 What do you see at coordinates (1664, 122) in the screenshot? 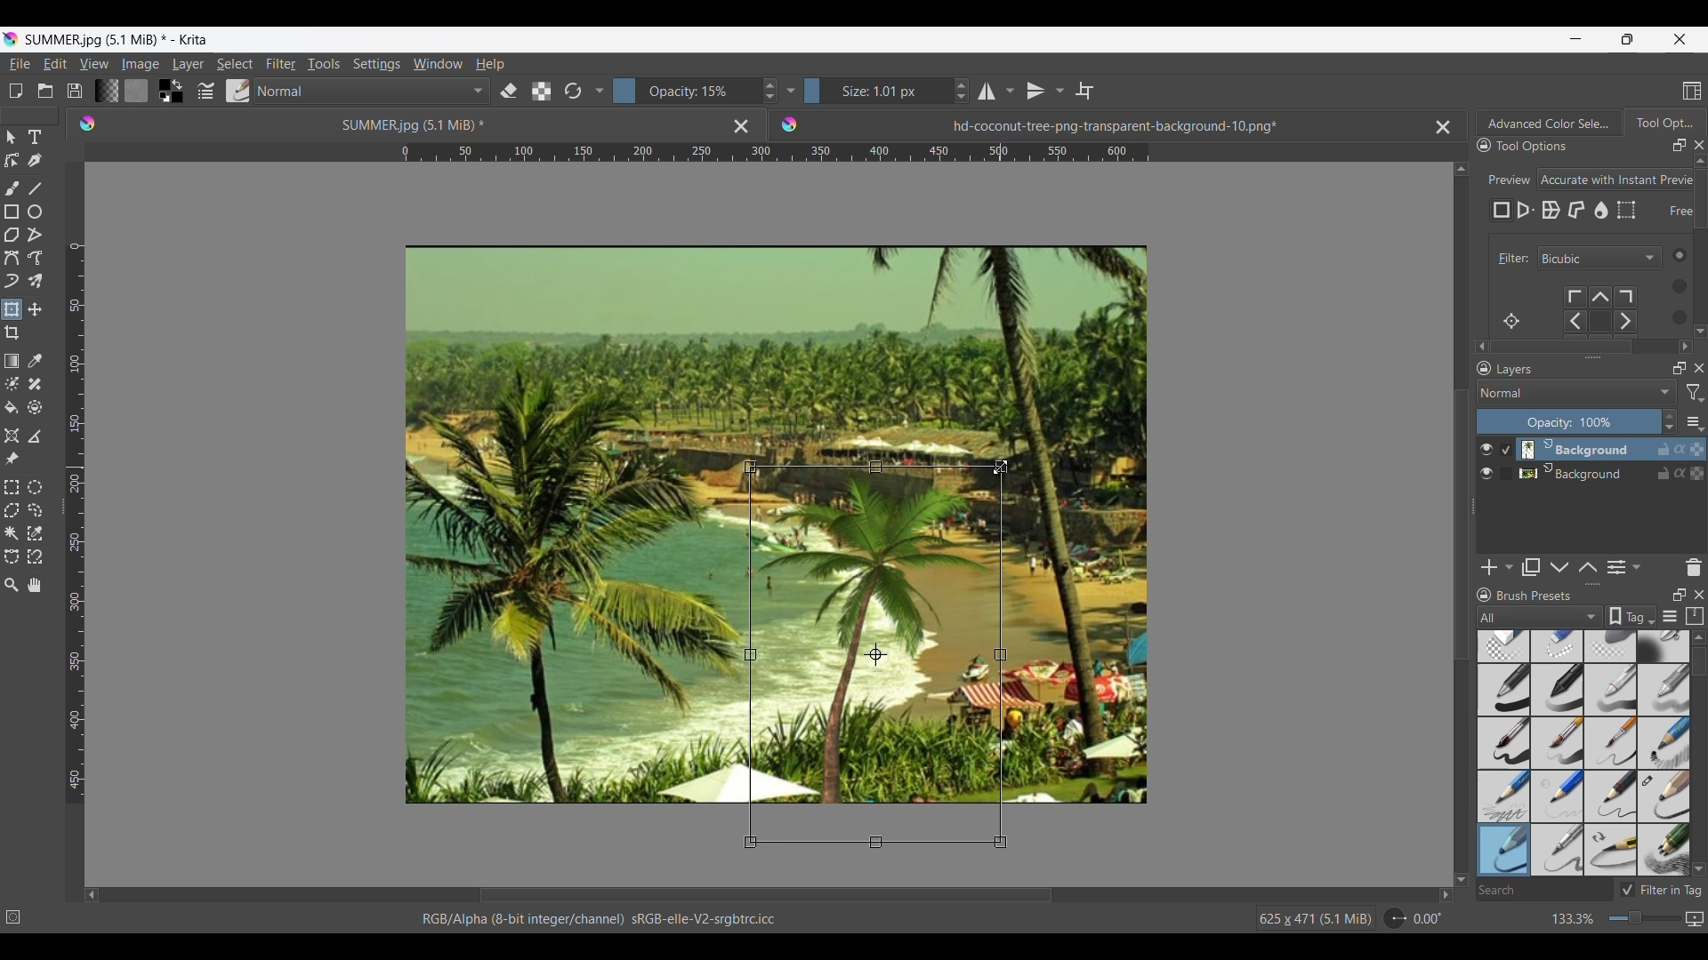
I see `Tool options panel` at bounding box center [1664, 122].